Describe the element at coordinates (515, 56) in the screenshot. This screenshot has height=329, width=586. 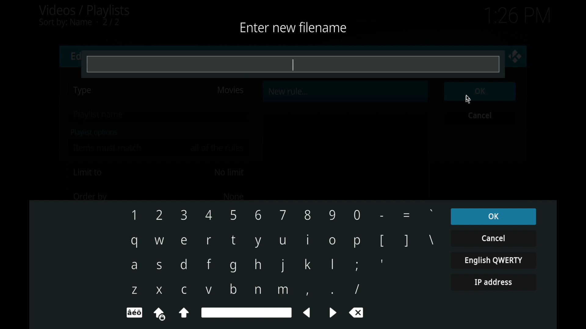
I see `close` at that location.